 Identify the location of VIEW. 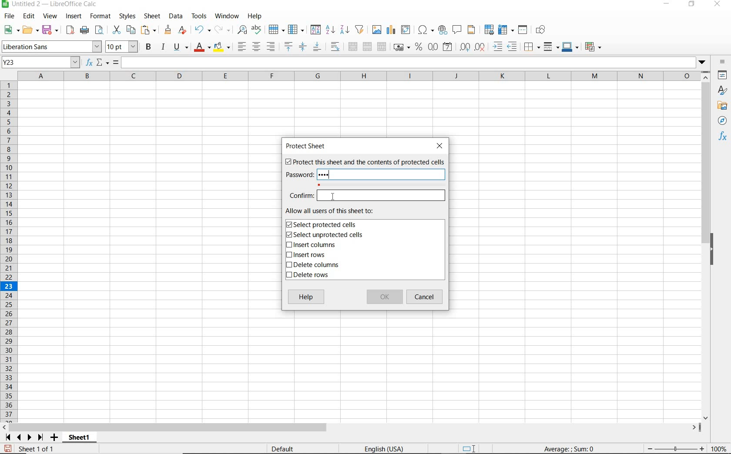
(50, 16).